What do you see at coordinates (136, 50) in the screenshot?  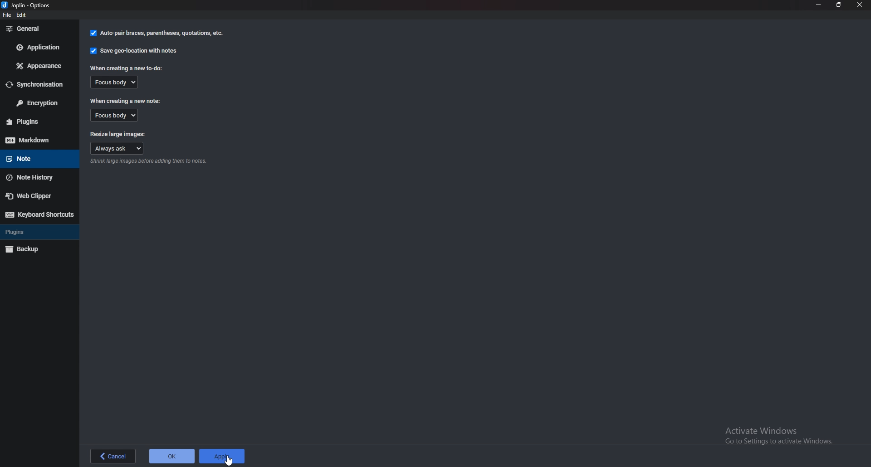 I see `Save Geolocation` at bounding box center [136, 50].